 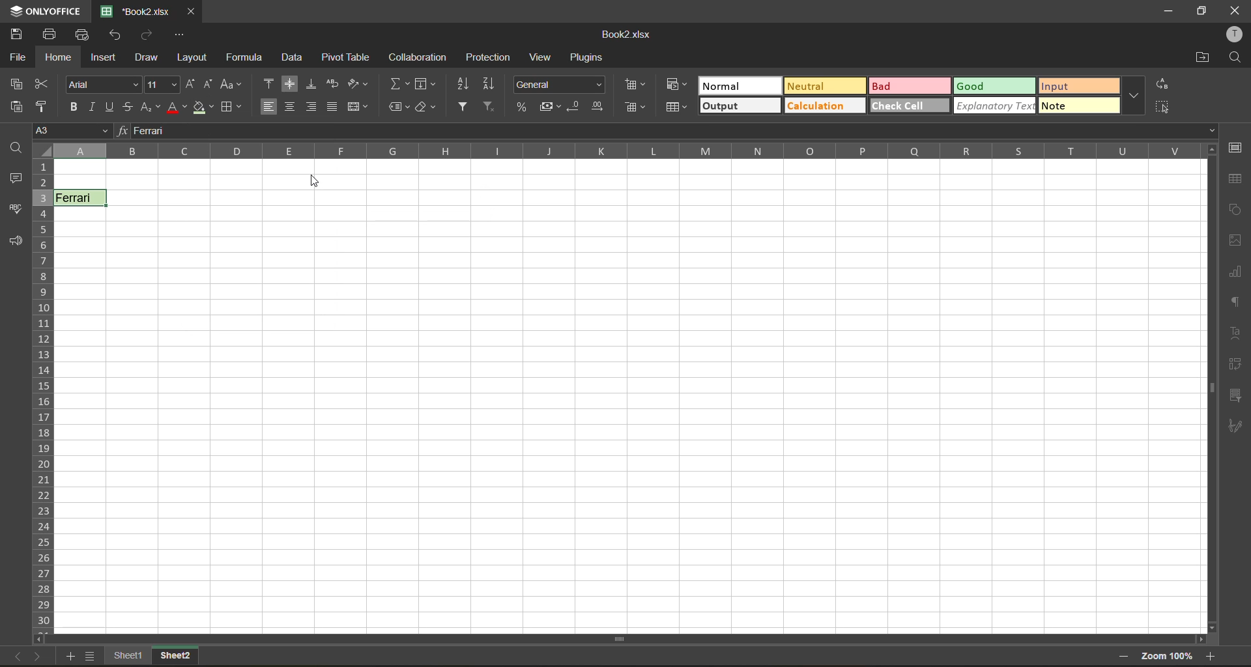 I want to click on comments, so click(x=14, y=179).